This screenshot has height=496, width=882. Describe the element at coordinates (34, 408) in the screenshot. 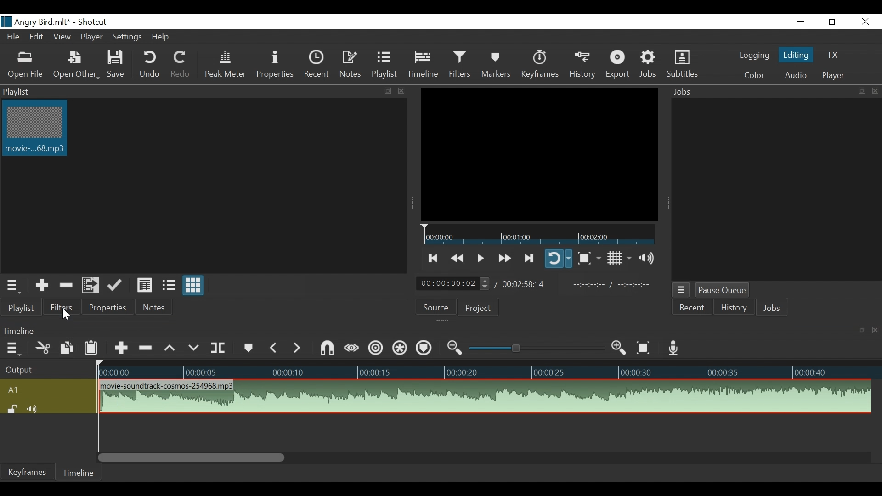

I see `Mute` at that location.